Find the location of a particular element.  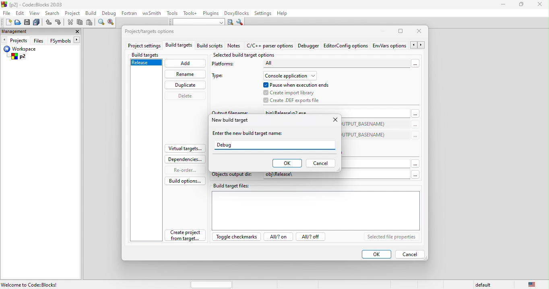

editor config option is located at coordinates (347, 45).